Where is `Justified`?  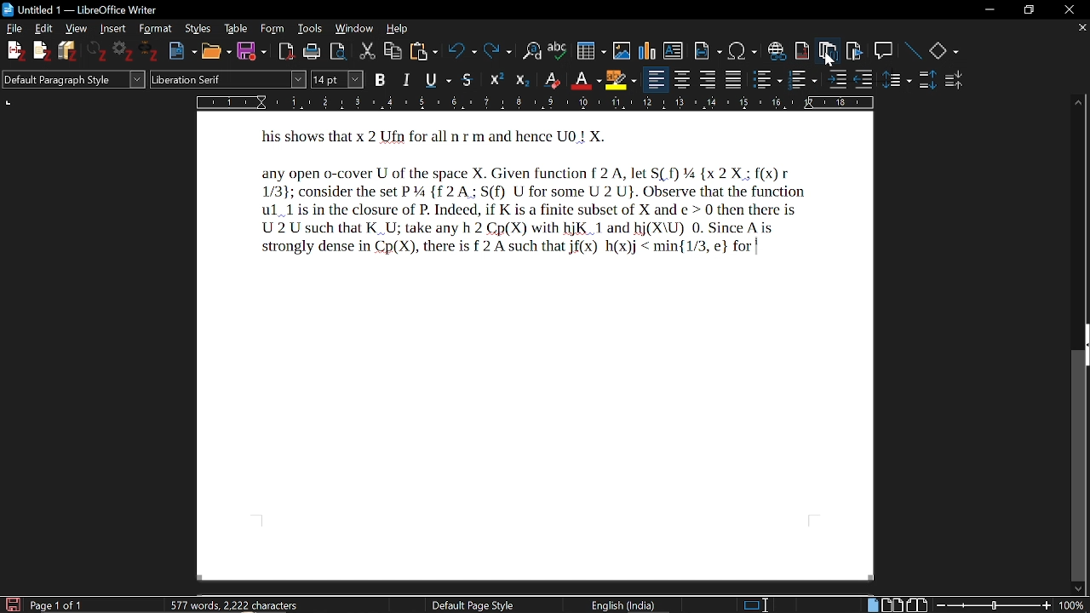
Justified is located at coordinates (736, 79).